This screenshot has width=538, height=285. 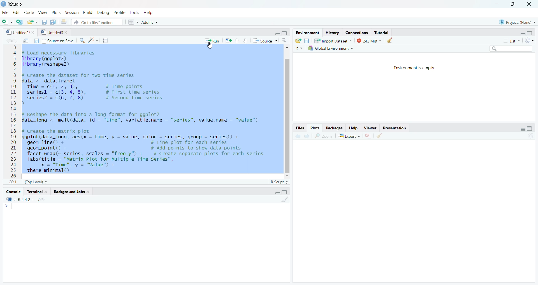 What do you see at coordinates (105, 41) in the screenshot?
I see `compile report` at bounding box center [105, 41].